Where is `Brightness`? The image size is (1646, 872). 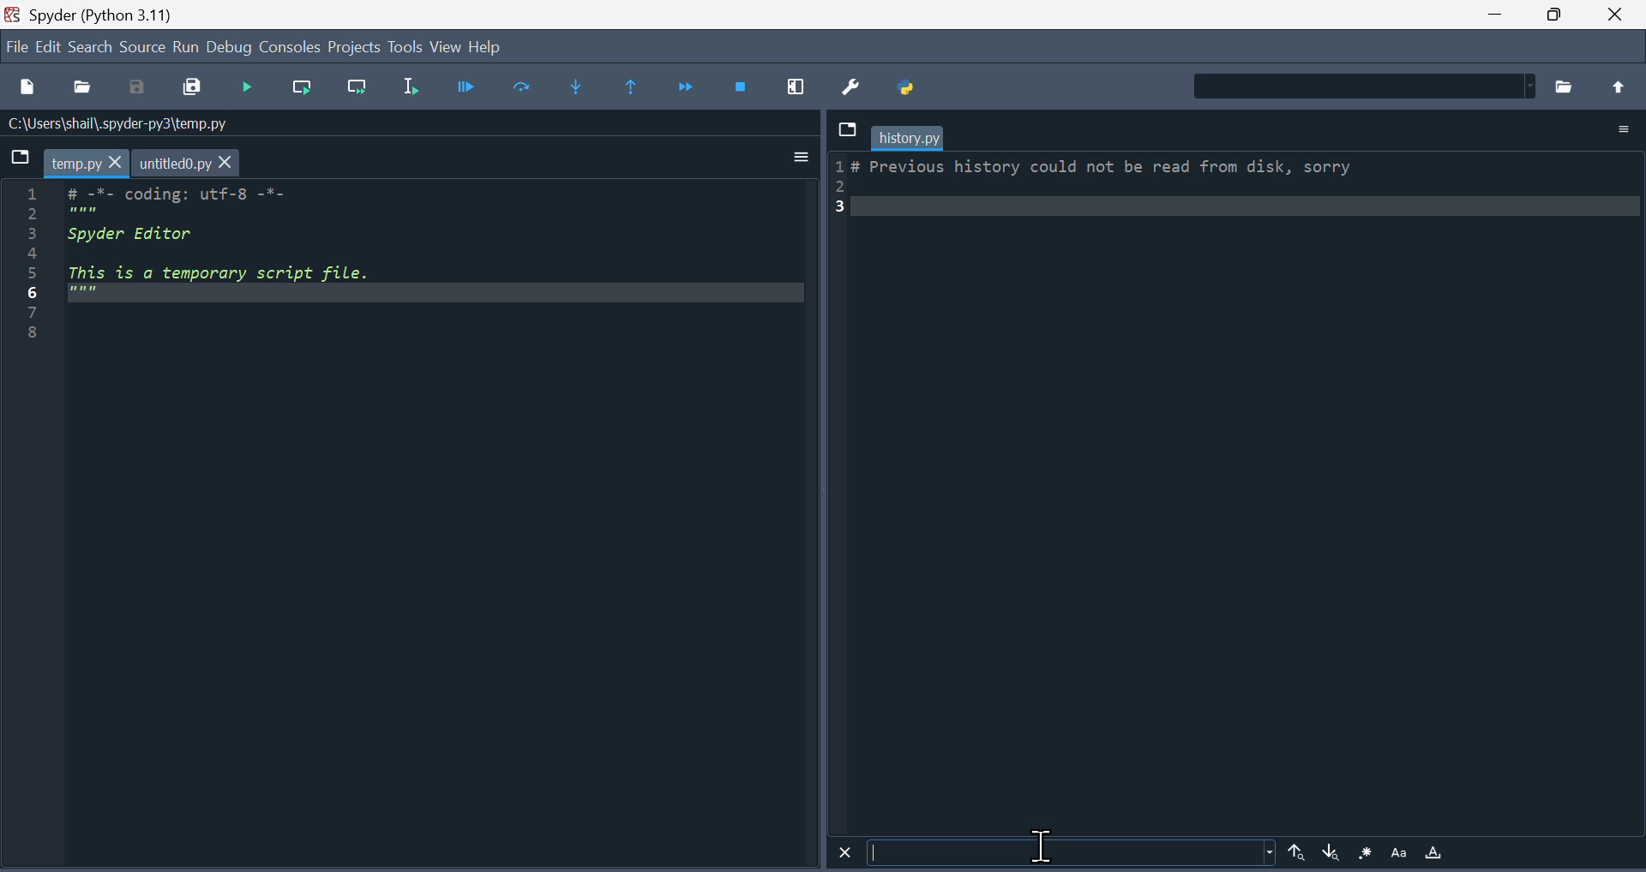
Brightness is located at coordinates (3451, 2142).